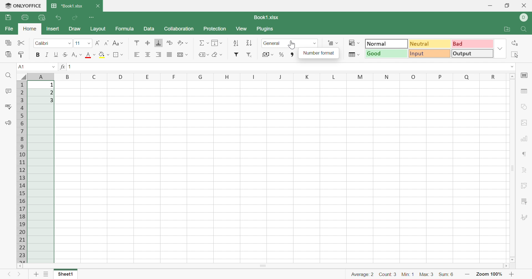 Image resolution: width=532 pixels, height=279 pixels. Describe the element at coordinates (267, 17) in the screenshot. I see `Book1.xlsx` at that location.